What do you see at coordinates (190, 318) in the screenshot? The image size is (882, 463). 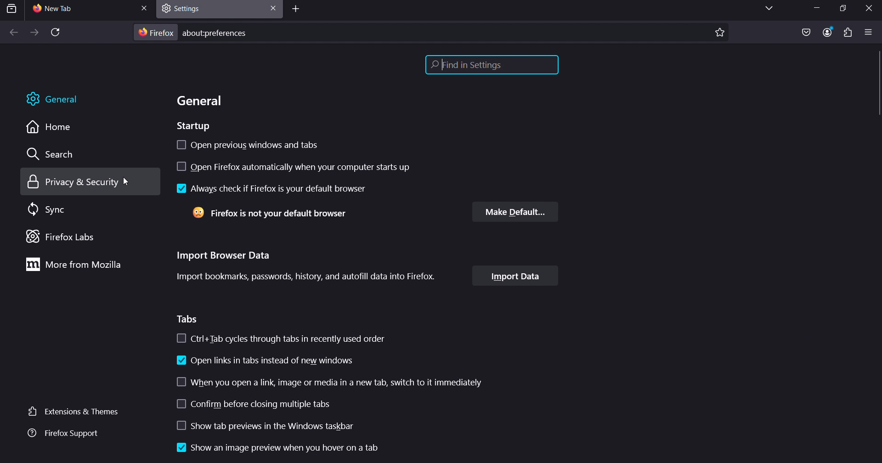 I see `tabs` at bounding box center [190, 318].